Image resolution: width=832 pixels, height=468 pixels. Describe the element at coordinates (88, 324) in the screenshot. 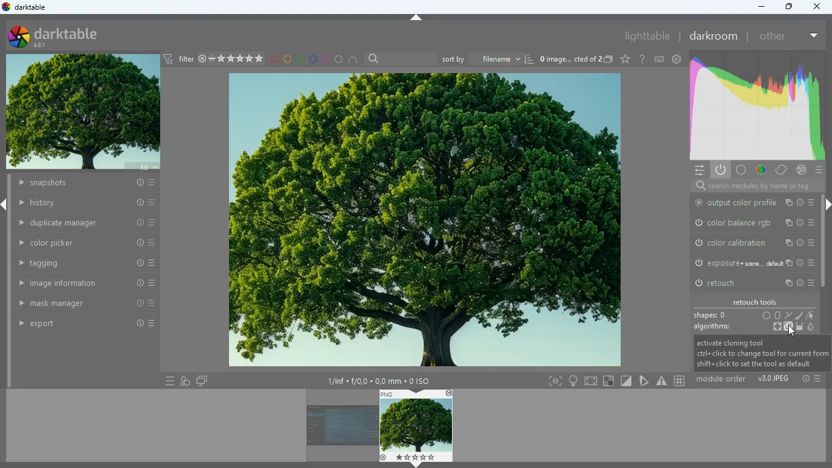

I see `export` at that location.